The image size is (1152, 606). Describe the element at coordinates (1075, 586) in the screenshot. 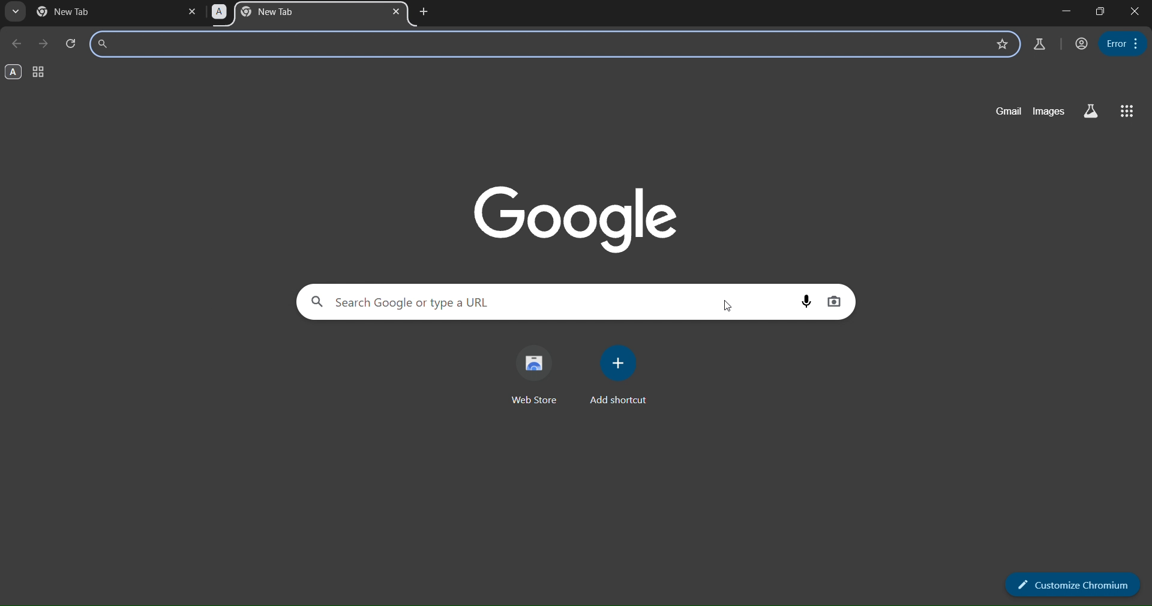

I see `customize chromium` at that location.